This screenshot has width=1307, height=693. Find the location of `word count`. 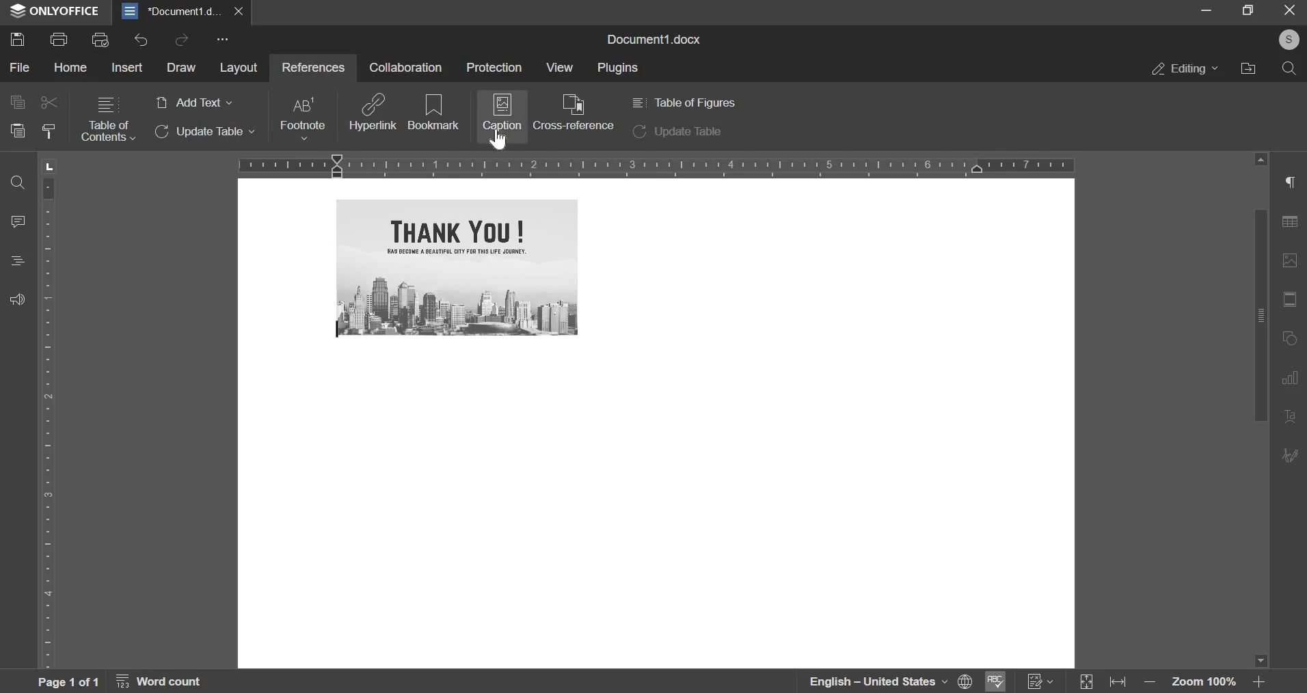

word count is located at coordinates (167, 683).